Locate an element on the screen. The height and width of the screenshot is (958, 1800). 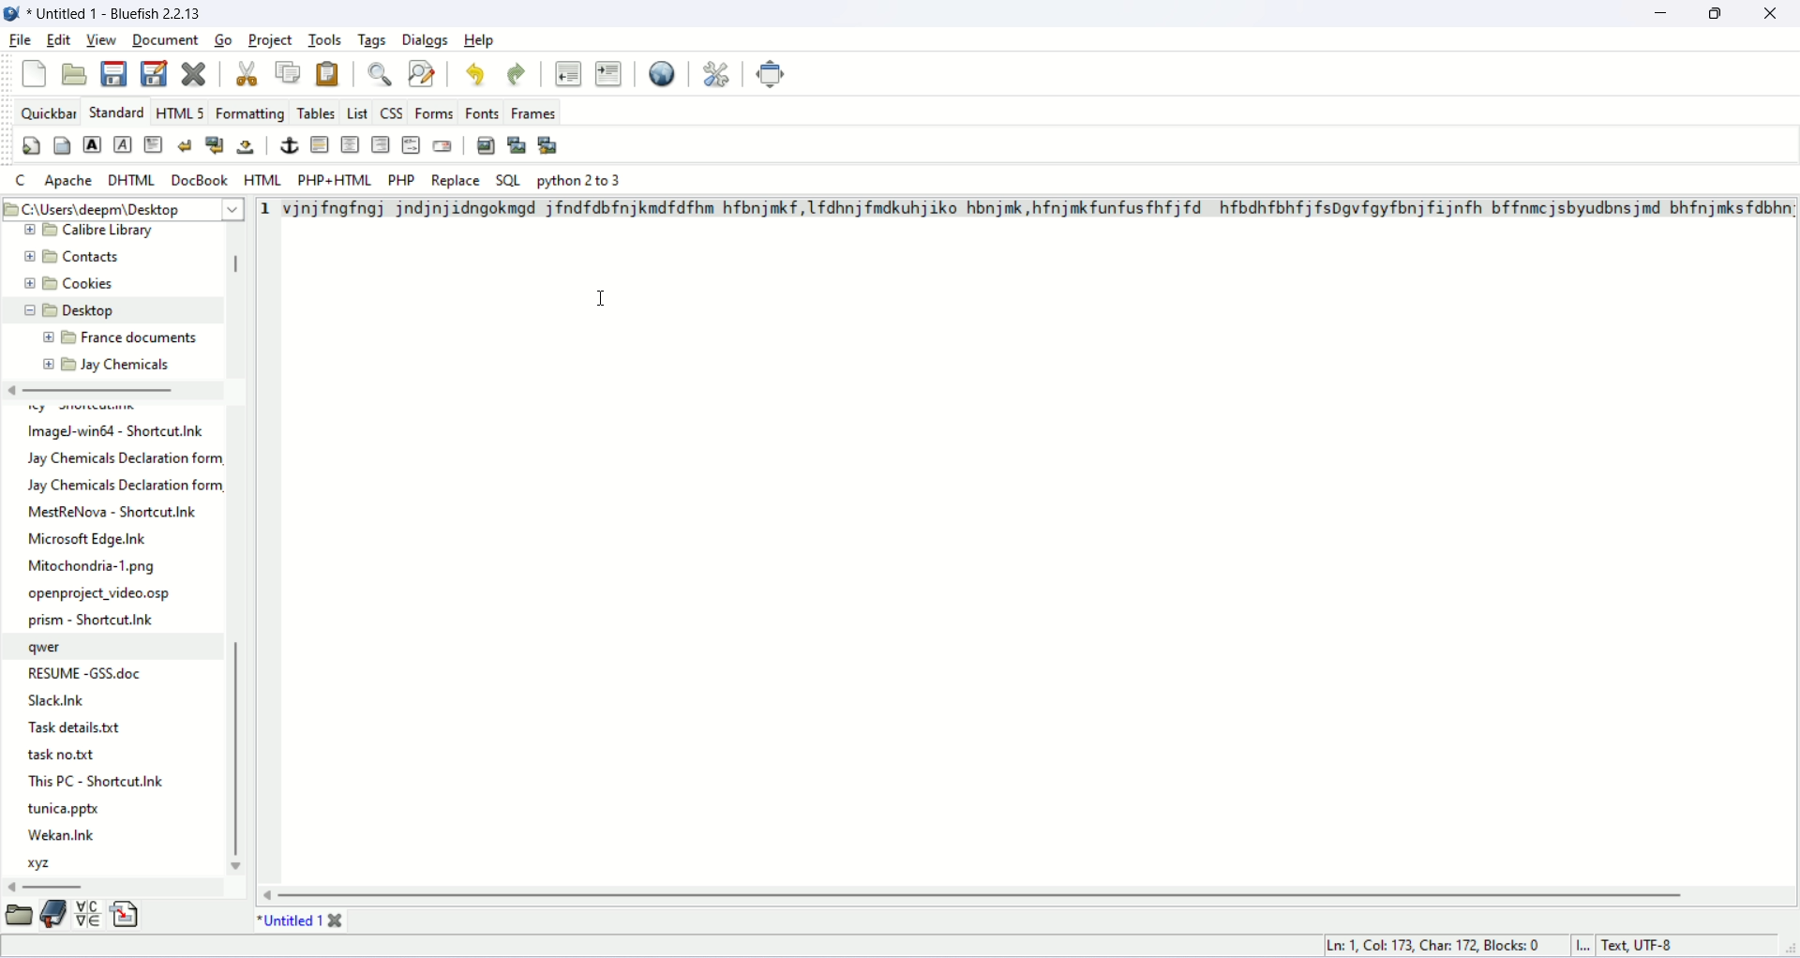
vertical scroll bar is located at coordinates (234, 267).